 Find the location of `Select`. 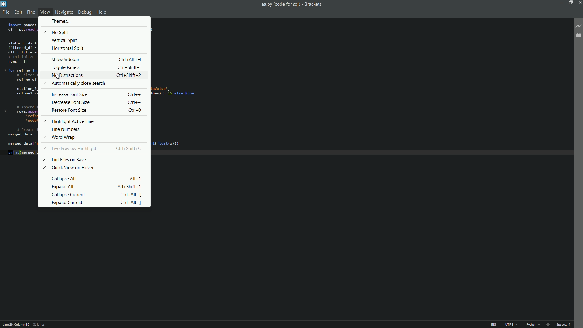

Select is located at coordinates (44, 147).